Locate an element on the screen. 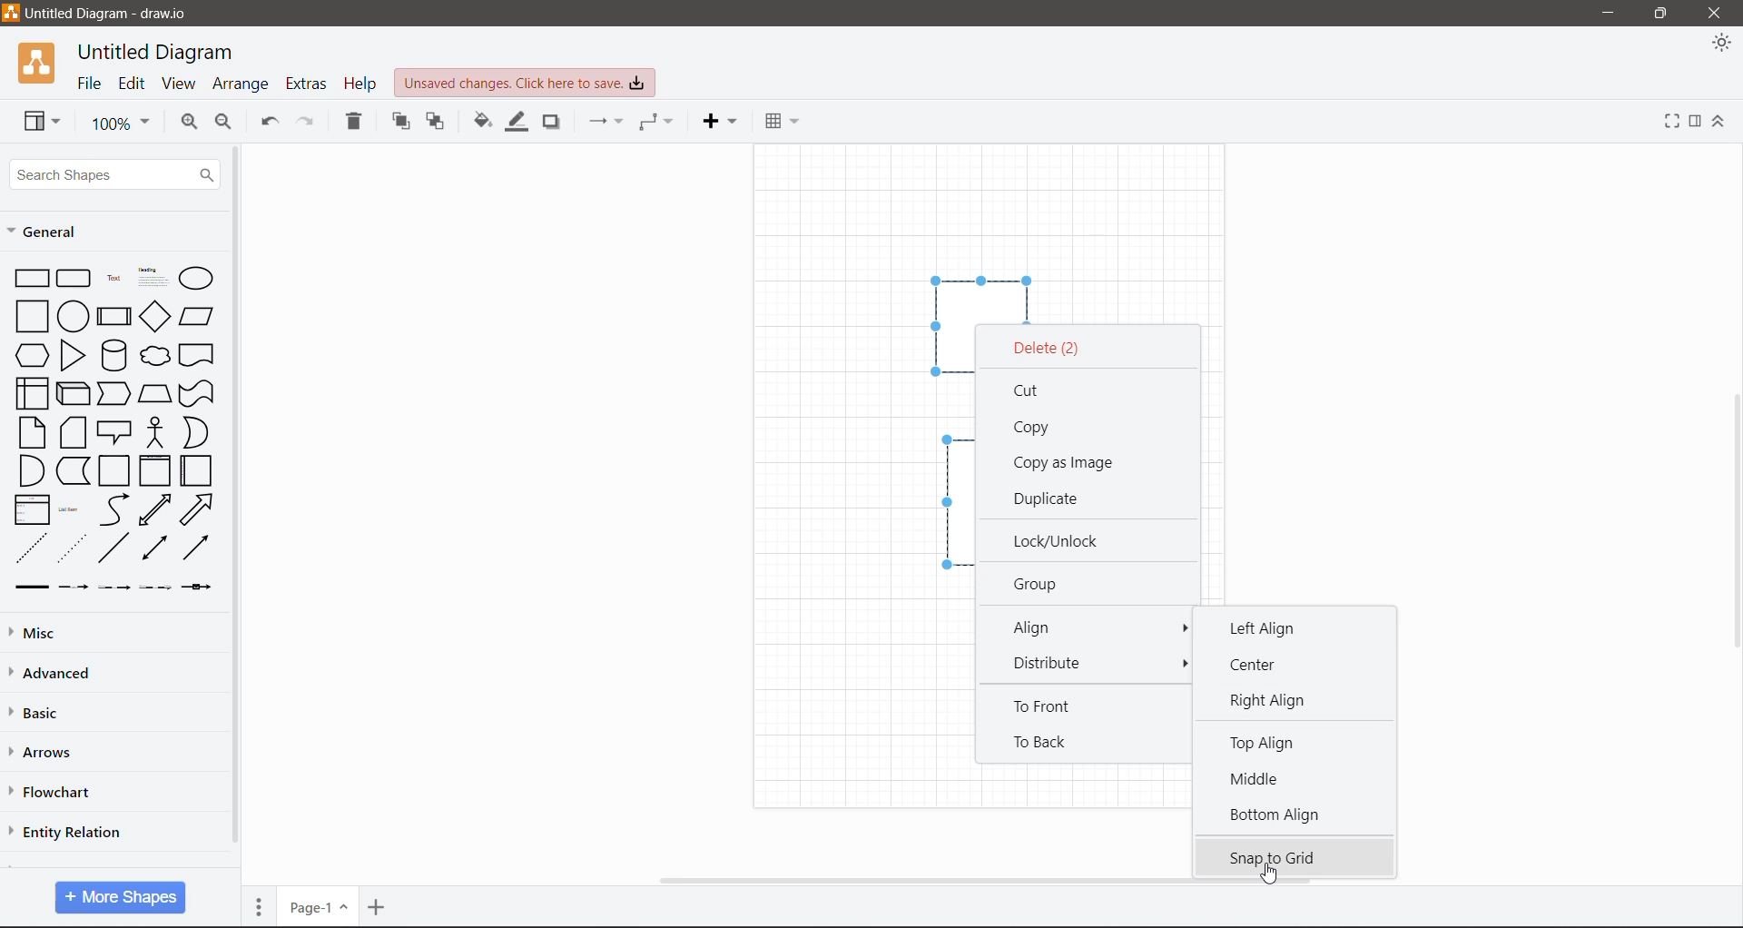 The height and width of the screenshot is (928, 1743). Top Align is located at coordinates (1265, 745).